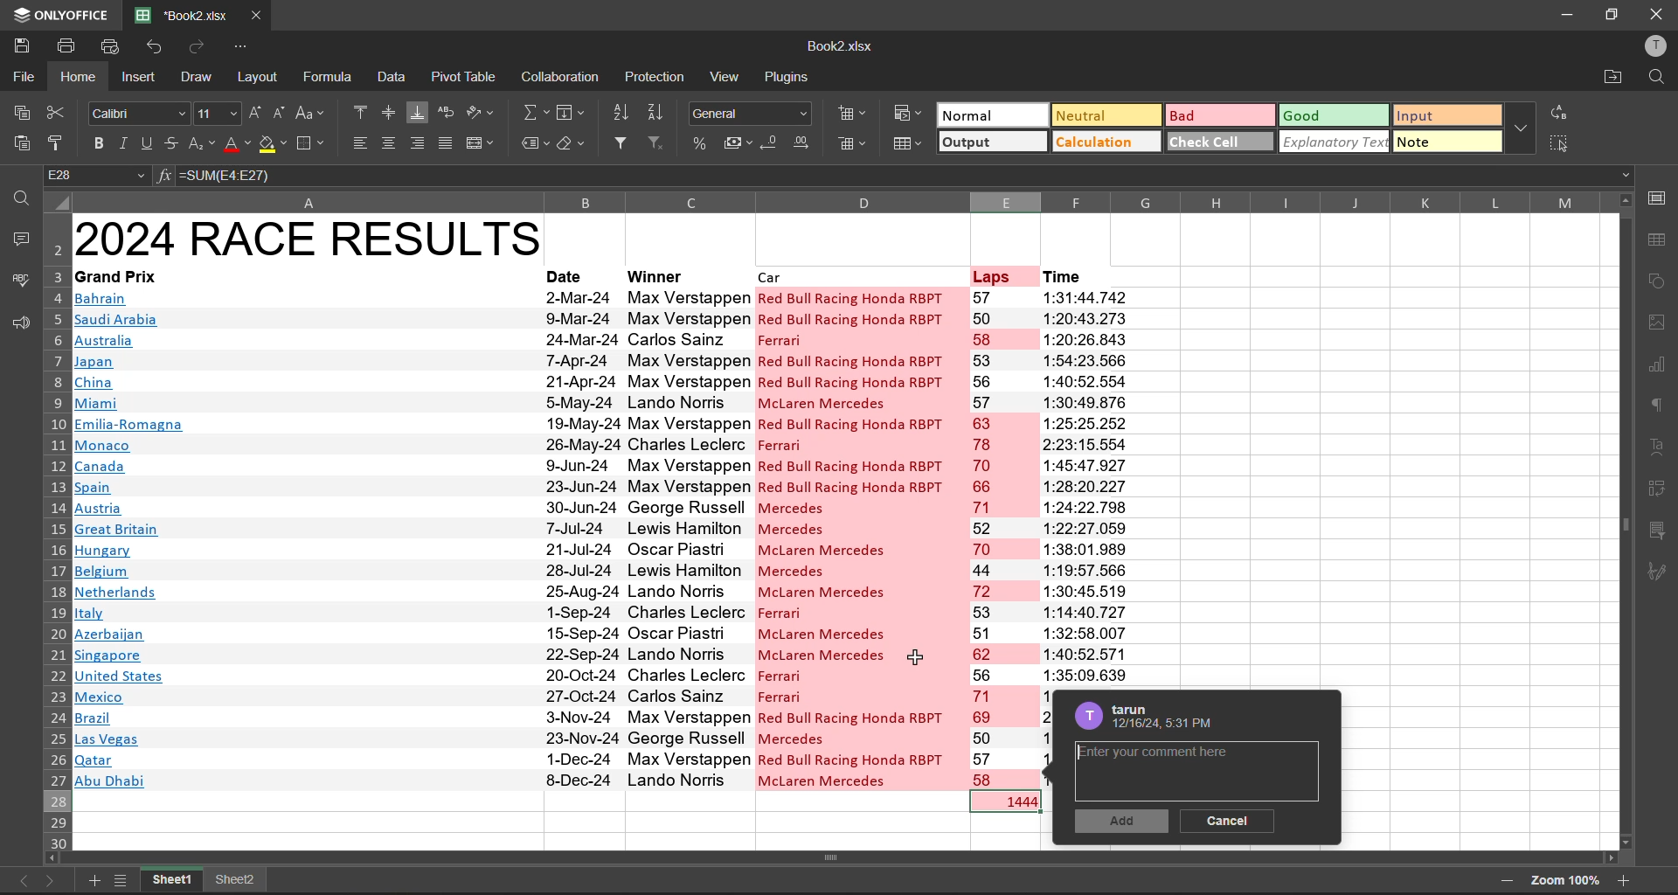  What do you see at coordinates (580, 538) in the screenshot?
I see `date` at bounding box center [580, 538].